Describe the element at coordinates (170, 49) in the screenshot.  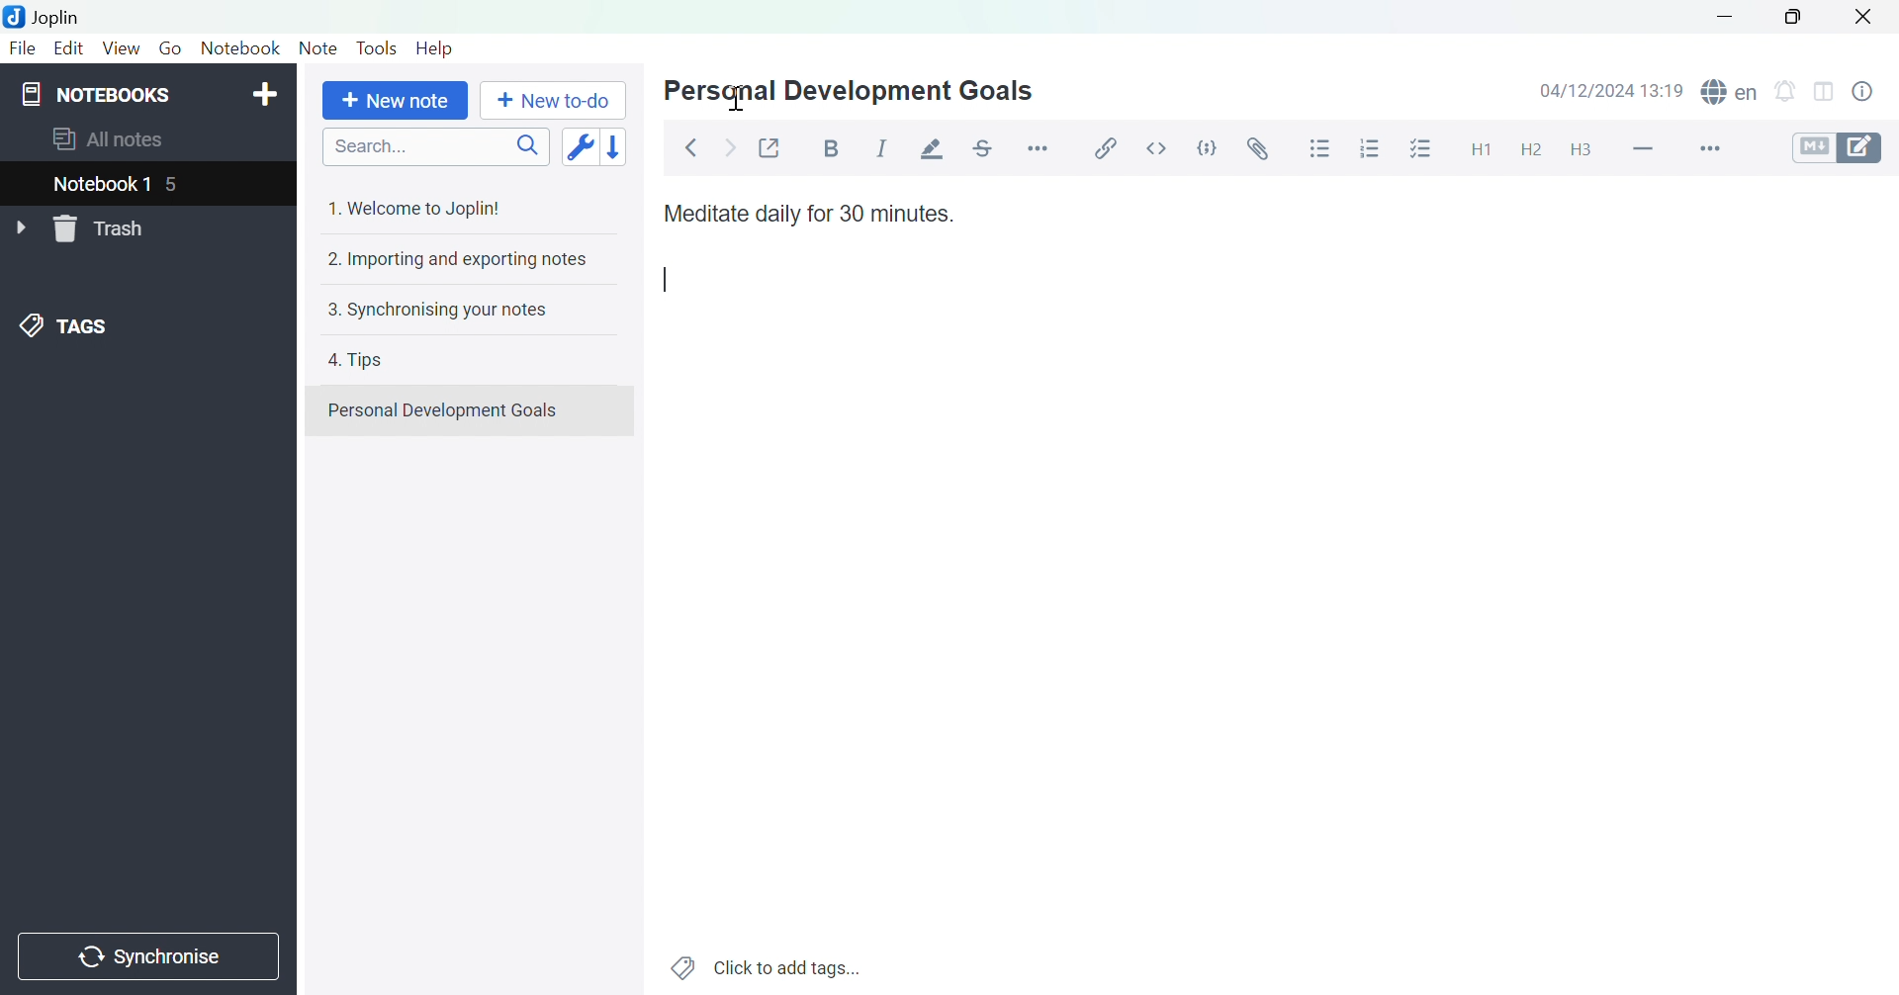
I see `Go` at that location.